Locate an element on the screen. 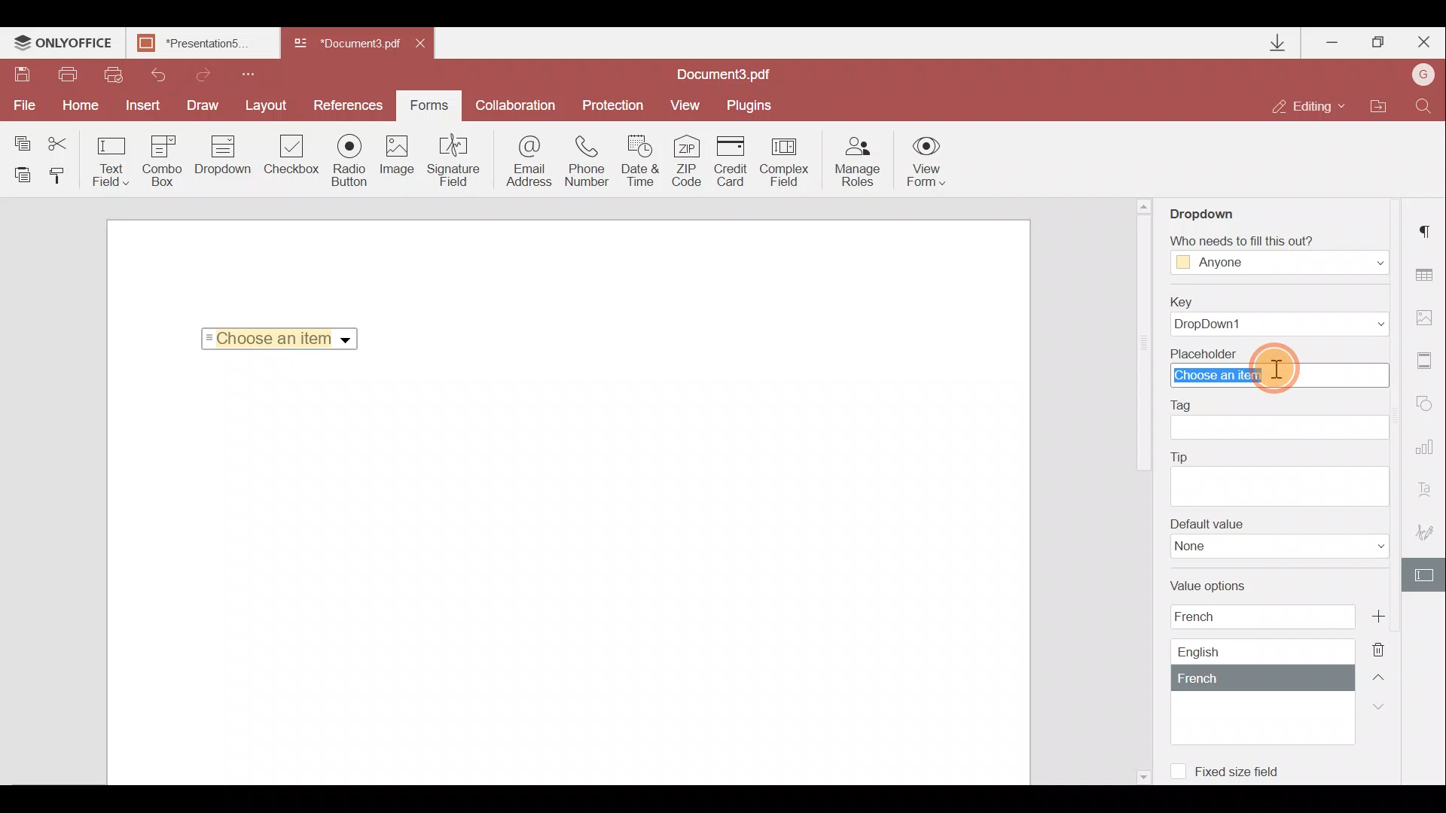 This screenshot has height=813, width=1446. Cursor is located at coordinates (1282, 364).